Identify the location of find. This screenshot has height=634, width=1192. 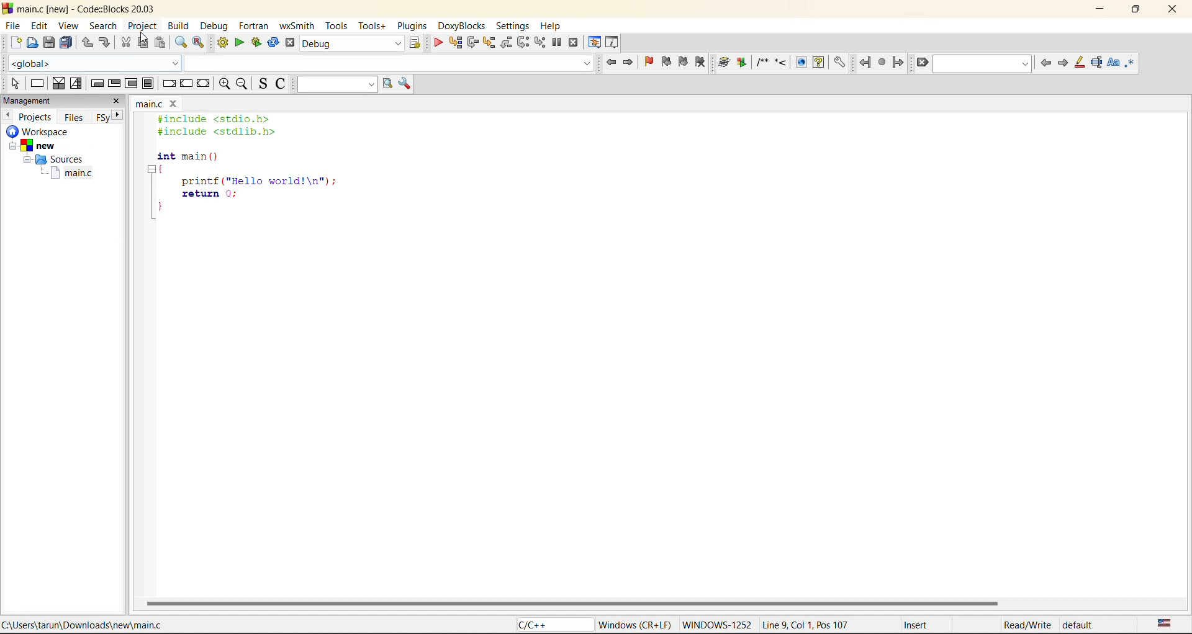
(181, 42).